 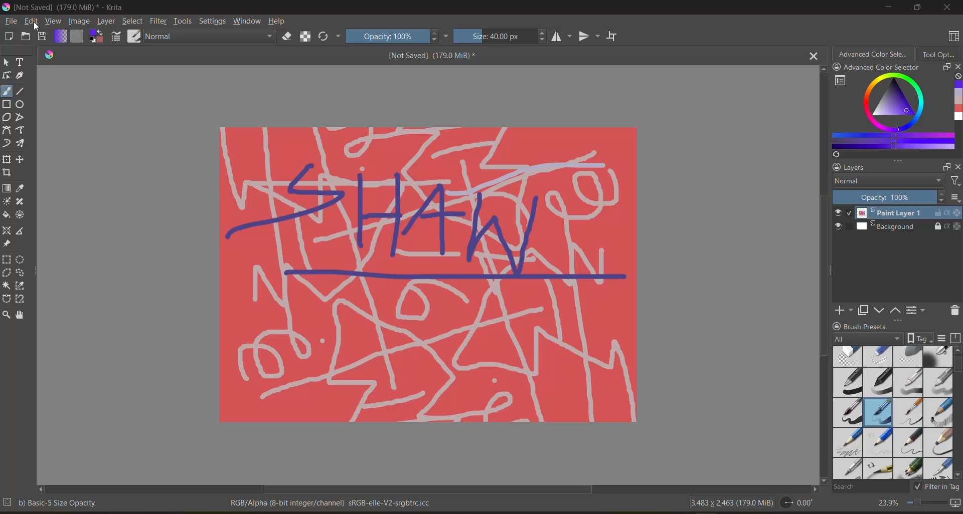 What do you see at coordinates (908, 227) in the screenshot?
I see `Background` at bounding box center [908, 227].